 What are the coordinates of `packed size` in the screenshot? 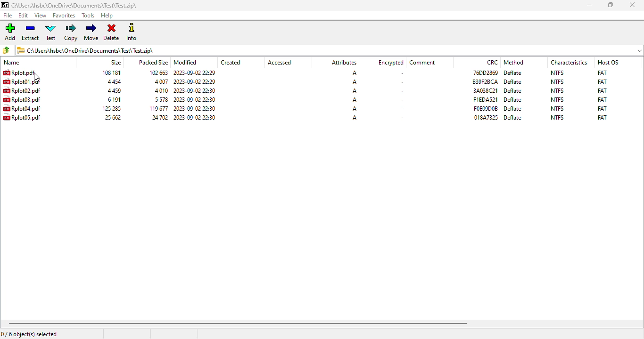 It's located at (158, 117).